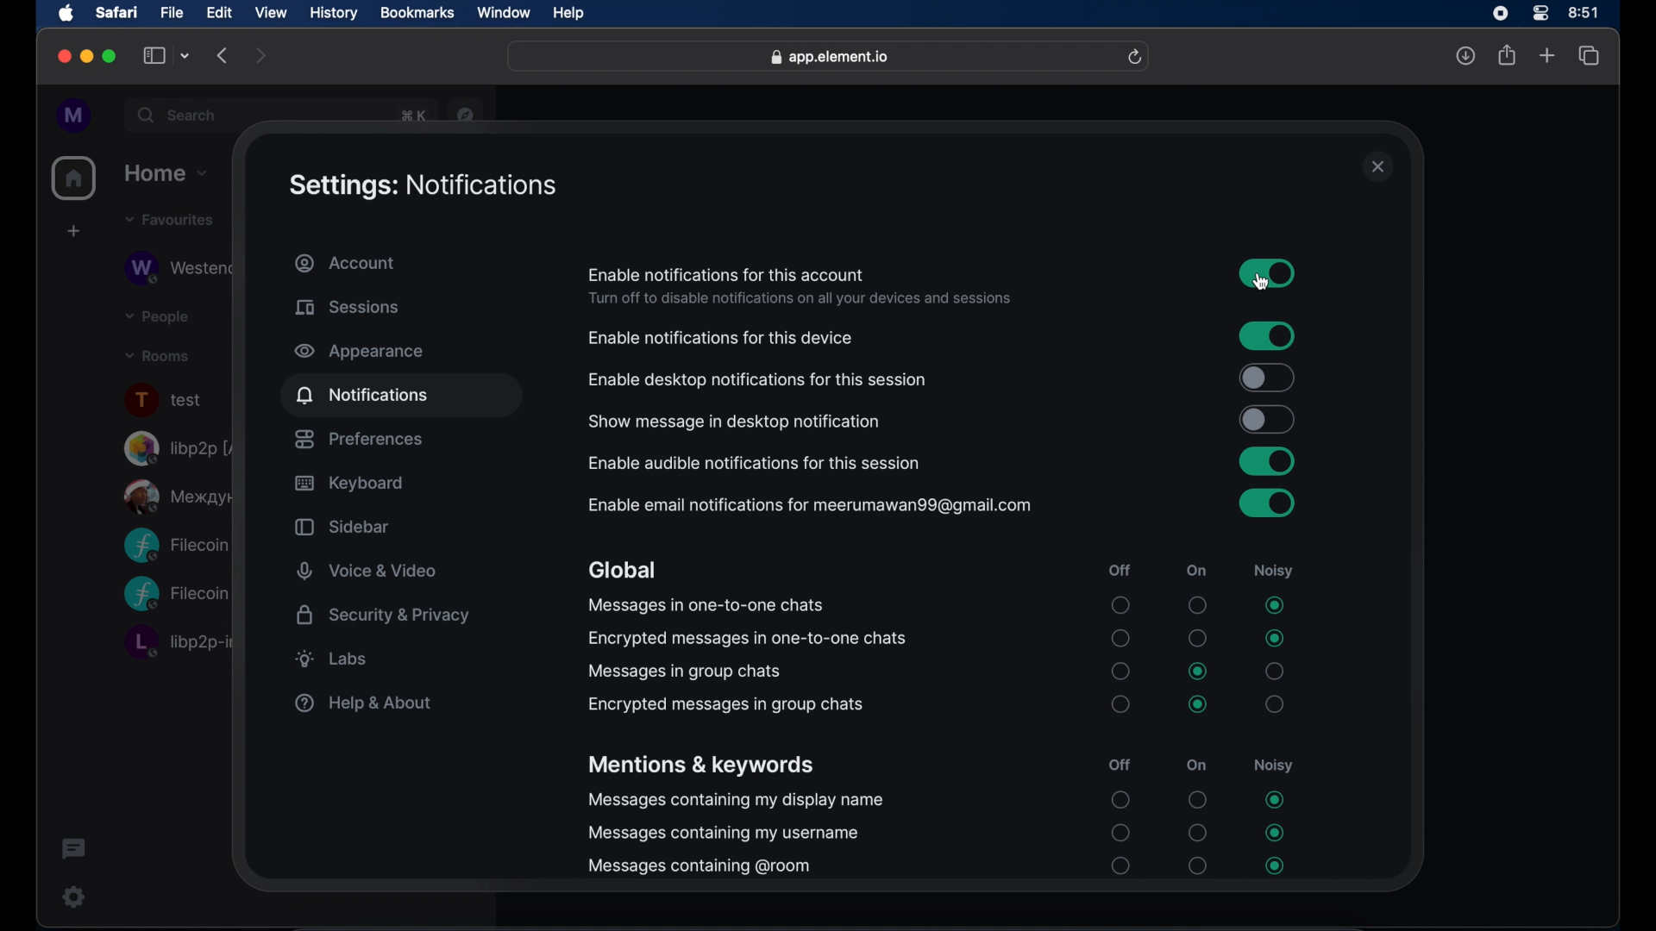 This screenshot has width=1656, height=931. Describe the element at coordinates (263, 56) in the screenshot. I see `forward` at that location.